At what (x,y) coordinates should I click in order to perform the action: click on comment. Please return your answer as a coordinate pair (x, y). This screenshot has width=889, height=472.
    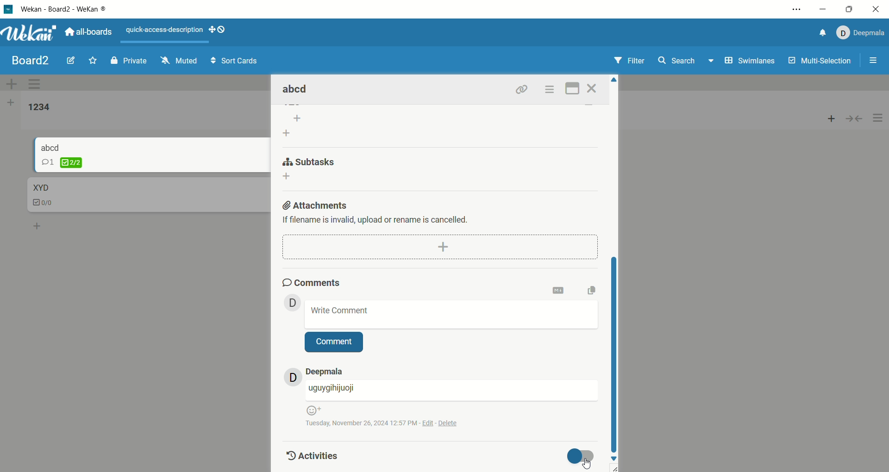
    Looking at the image, I should click on (334, 343).